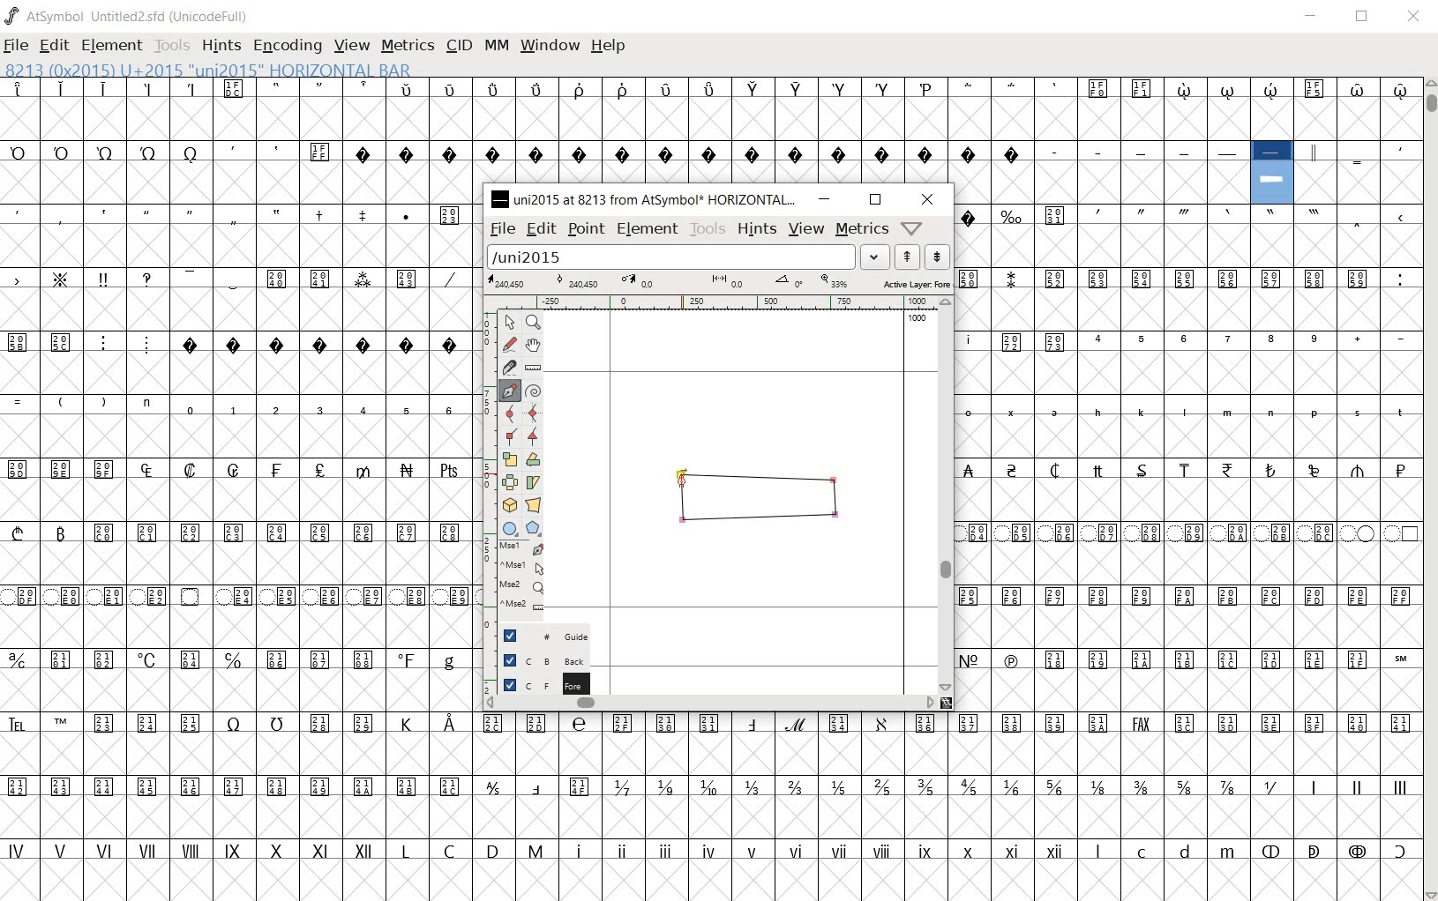 Image resolution: width=1438 pixels, height=901 pixels. What do you see at coordinates (128, 16) in the screenshot?
I see `AtSymbol  Untitled2.sfd (UnicodeFull)` at bounding box center [128, 16].